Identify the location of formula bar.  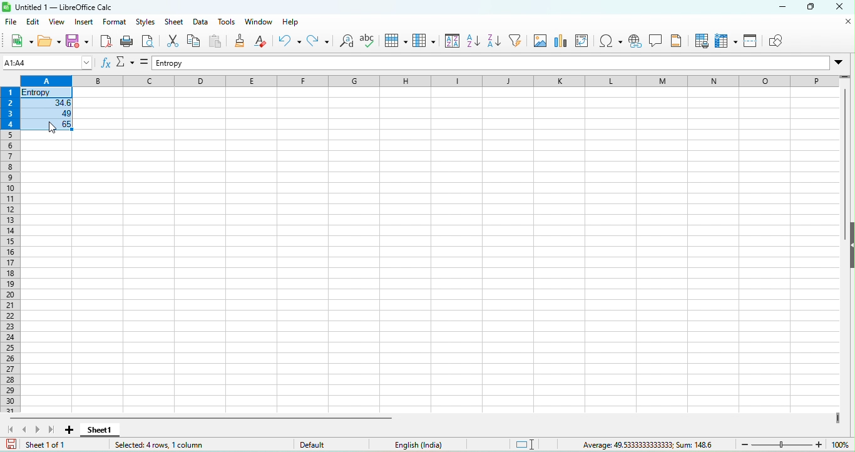
(490, 64).